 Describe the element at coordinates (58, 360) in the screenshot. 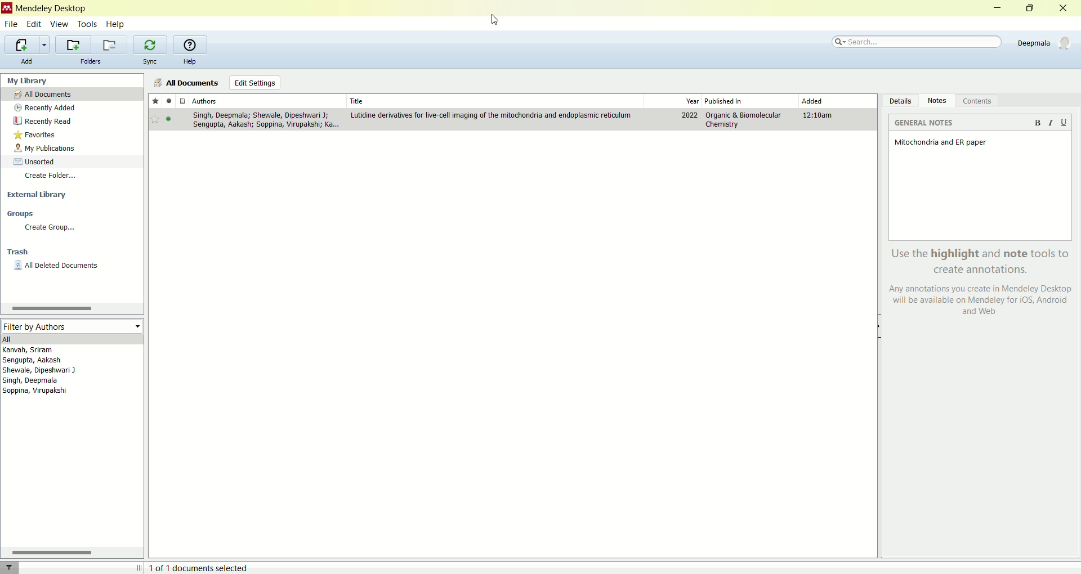

I see `Sengupta, Aakash` at that location.